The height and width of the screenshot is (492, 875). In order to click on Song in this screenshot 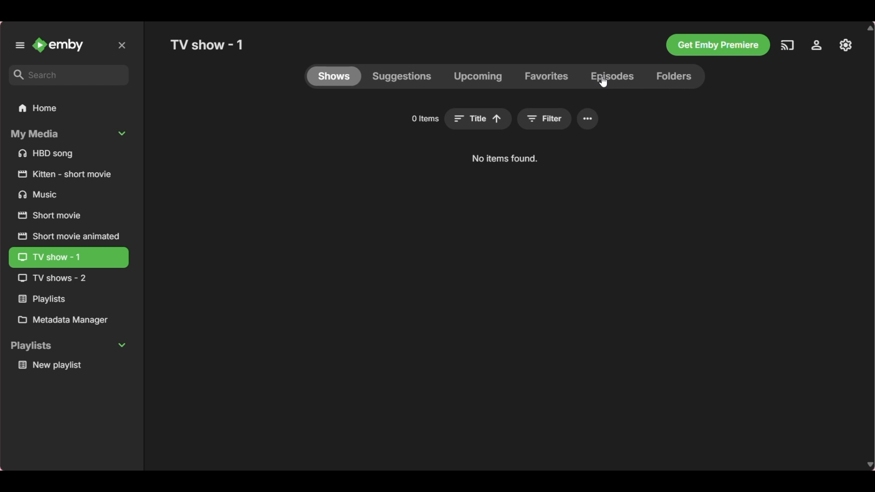, I will do `click(69, 154)`.